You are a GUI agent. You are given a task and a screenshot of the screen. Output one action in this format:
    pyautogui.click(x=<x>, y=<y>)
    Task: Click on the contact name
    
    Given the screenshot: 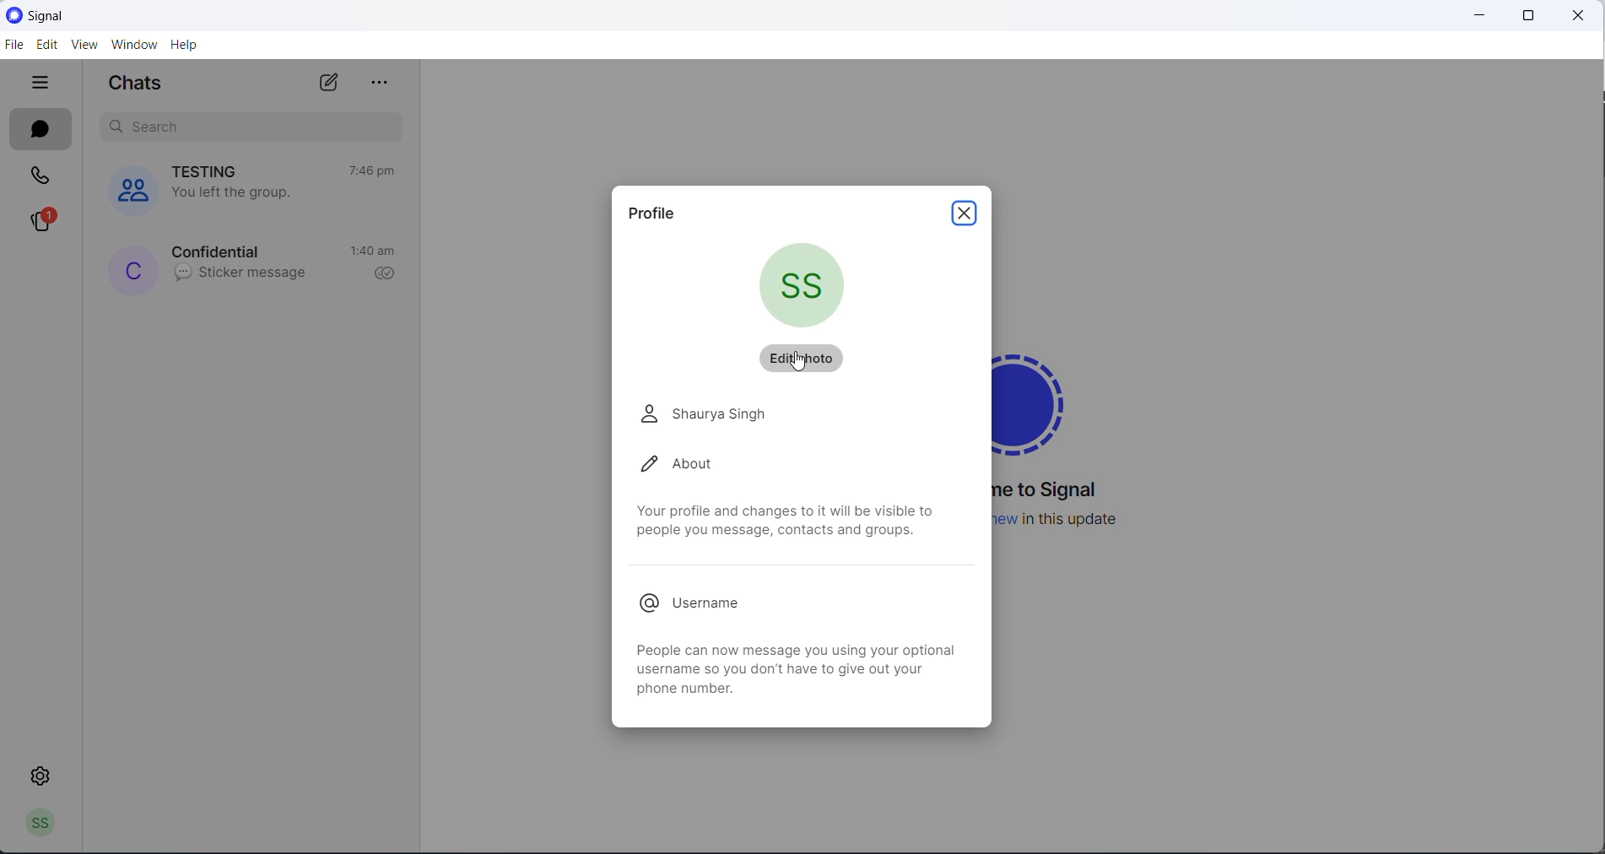 What is the action you would take?
    pyautogui.click(x=220, y=249)
    